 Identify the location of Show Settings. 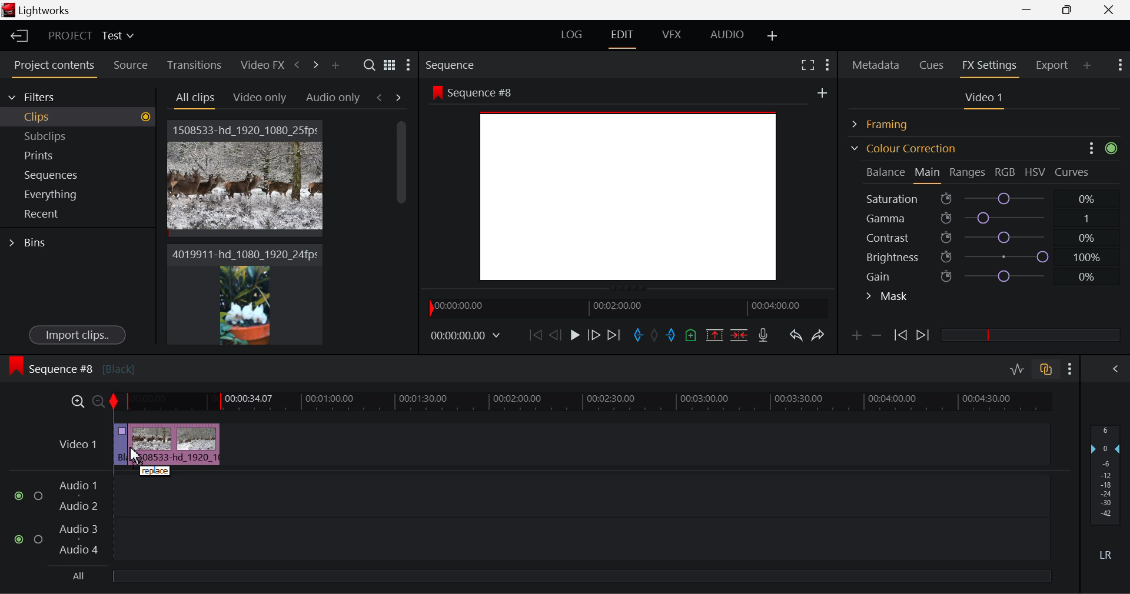
(826, 63).